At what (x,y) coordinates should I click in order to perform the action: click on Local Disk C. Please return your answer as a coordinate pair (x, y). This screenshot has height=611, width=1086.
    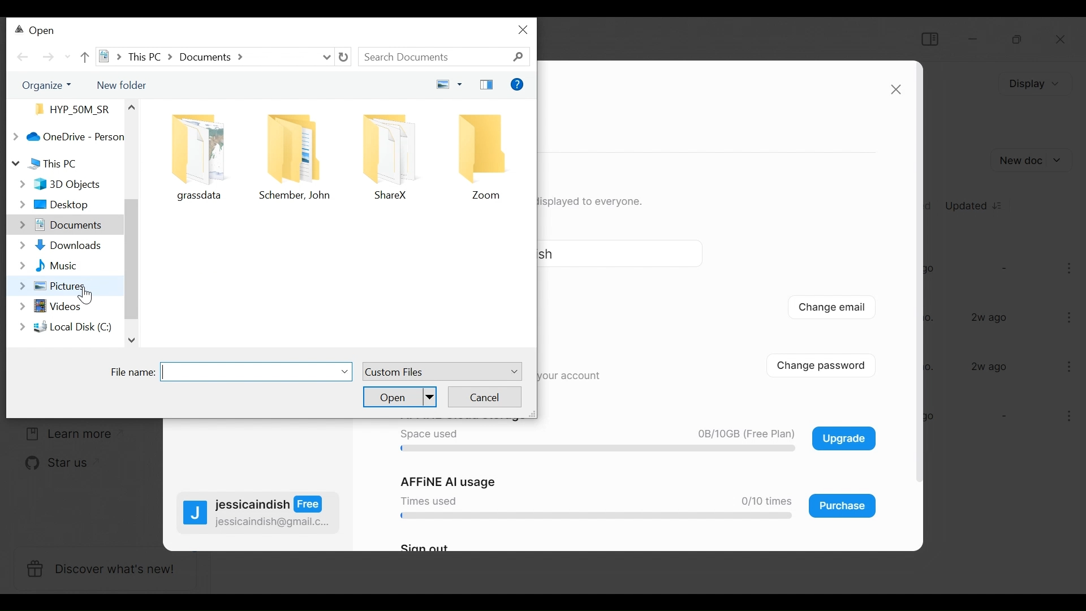
    Looking at the image, I should click on (63, 326).